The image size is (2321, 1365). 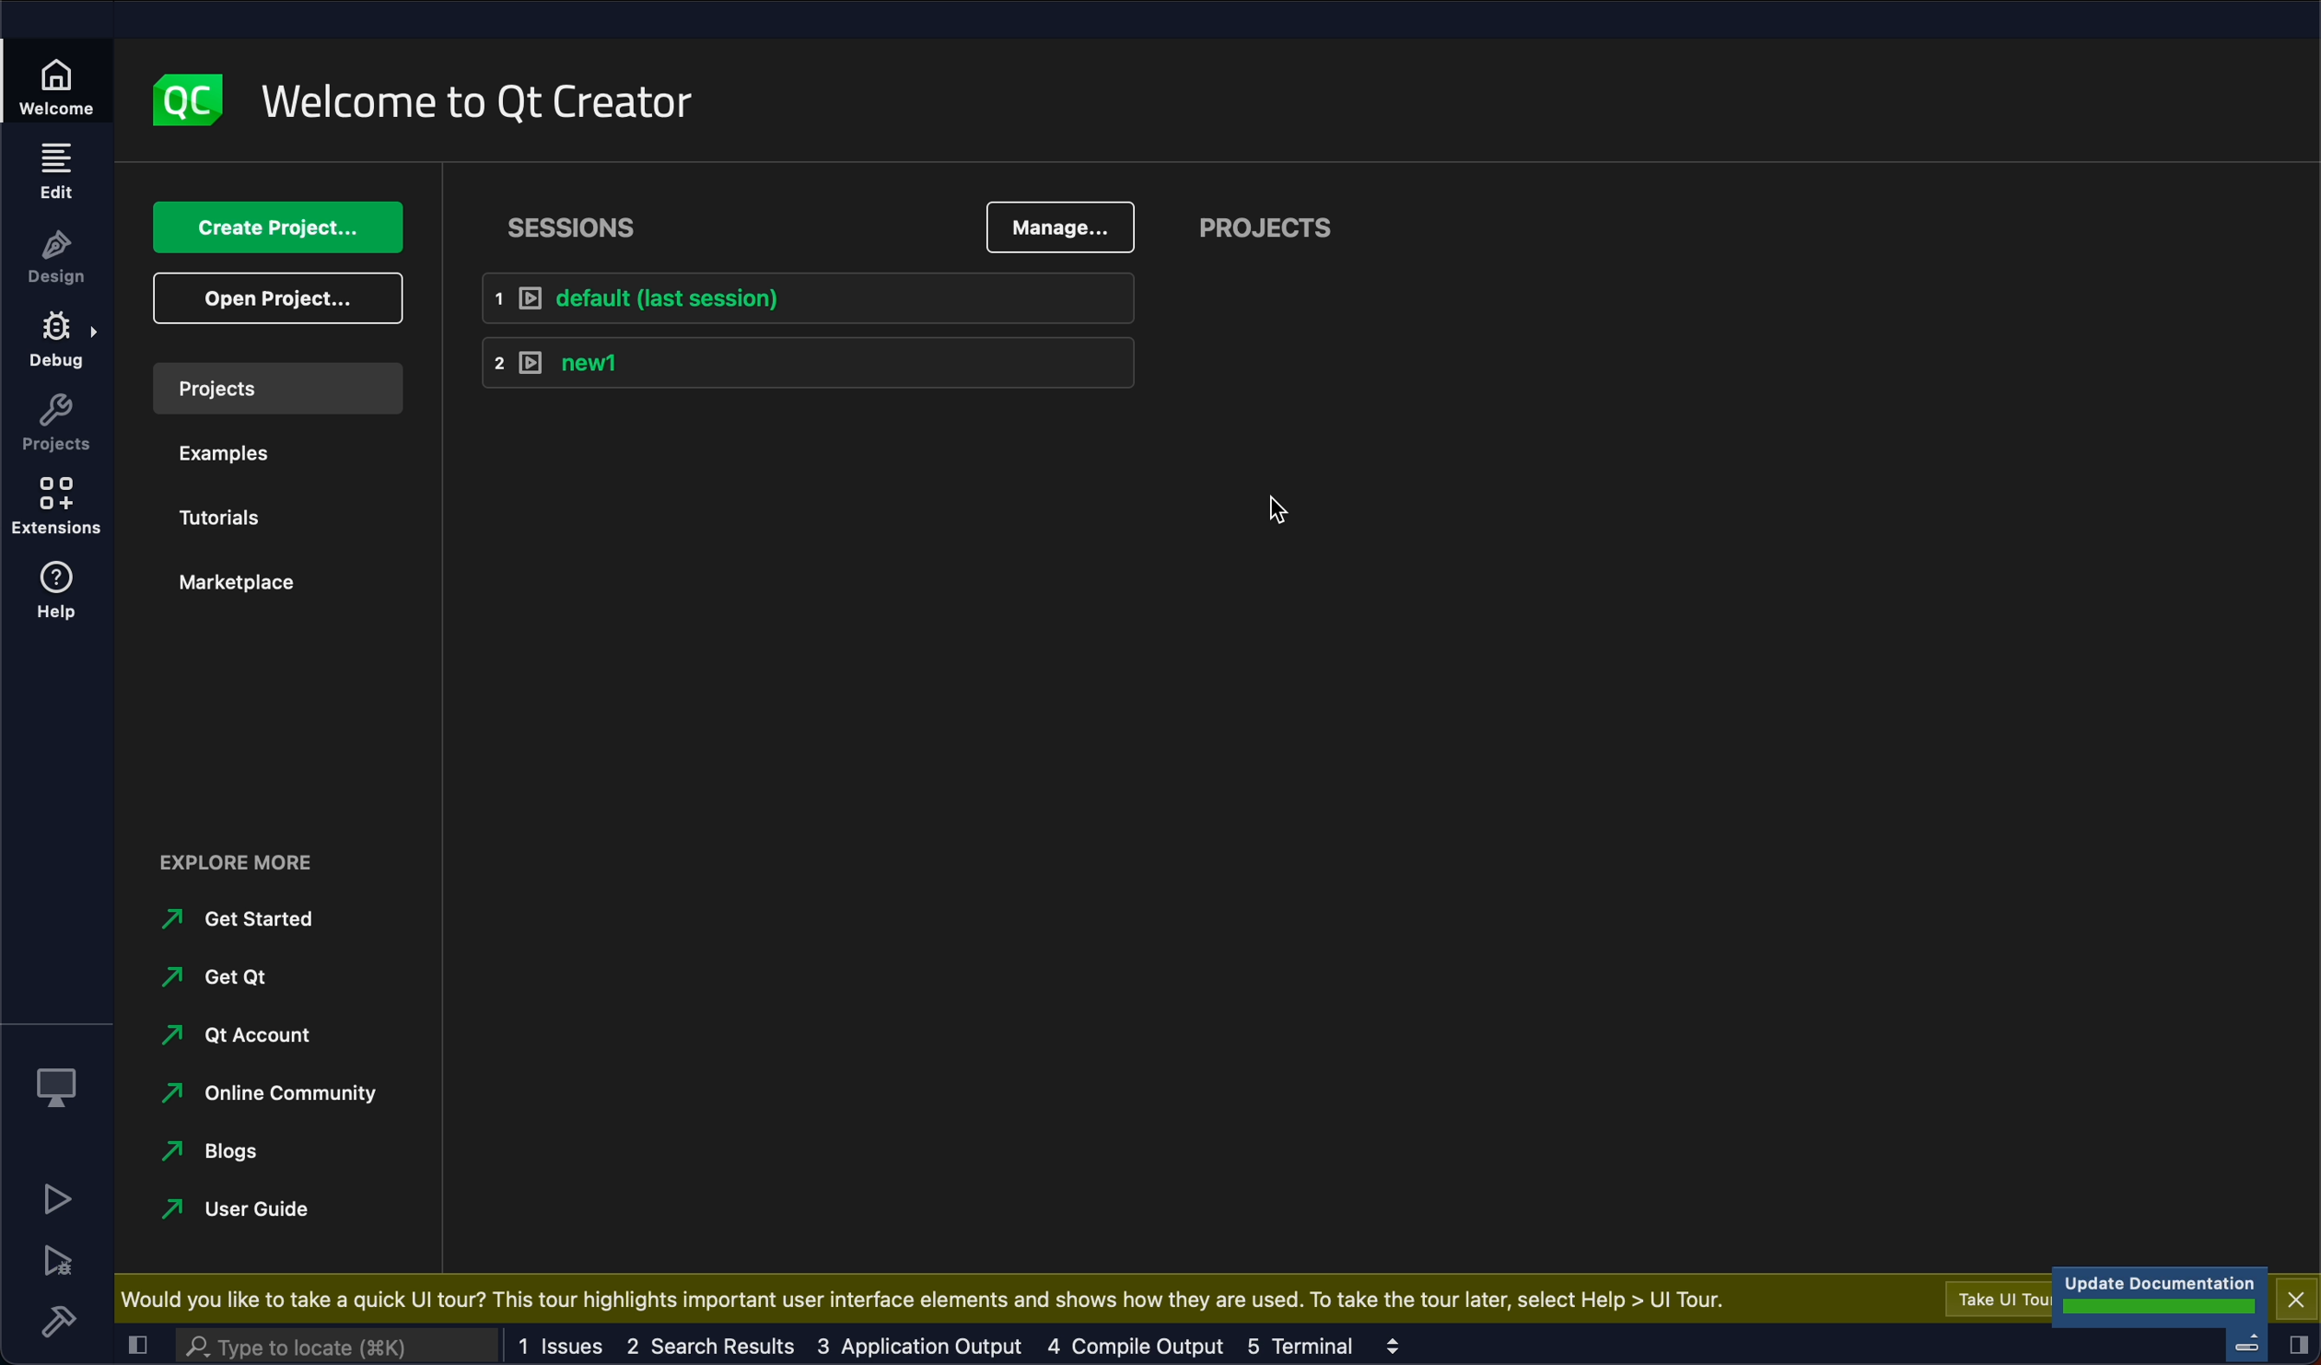 What do you see at coordinates (797, 303) in the screenshot?
I see `default` at bounding box center [797, 303].